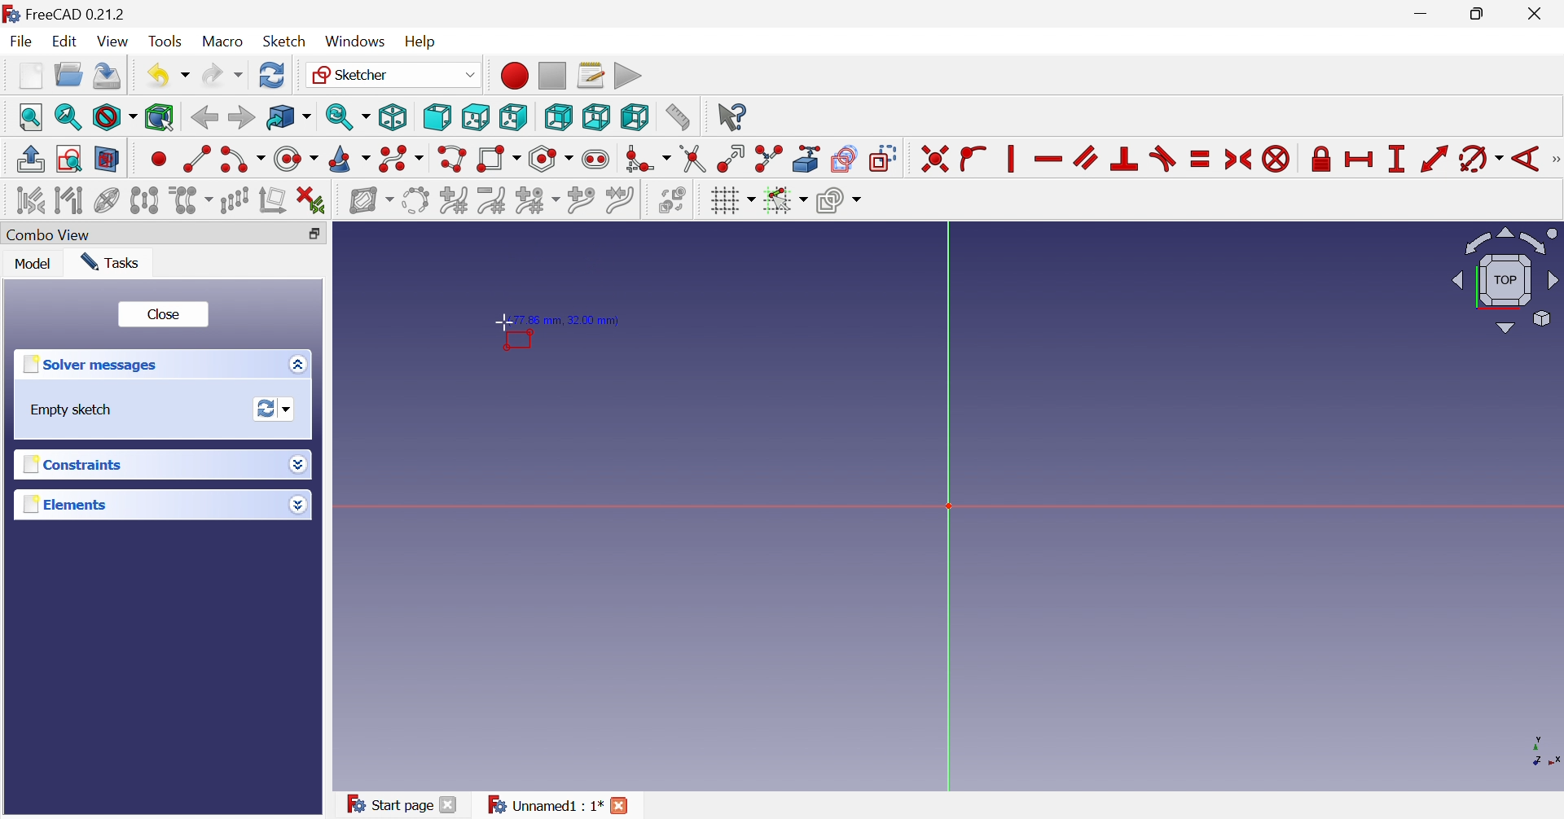 Image resolution: width=1564 pixels, height=819 pixels. I want to click on Tasks, so click(112, 263).